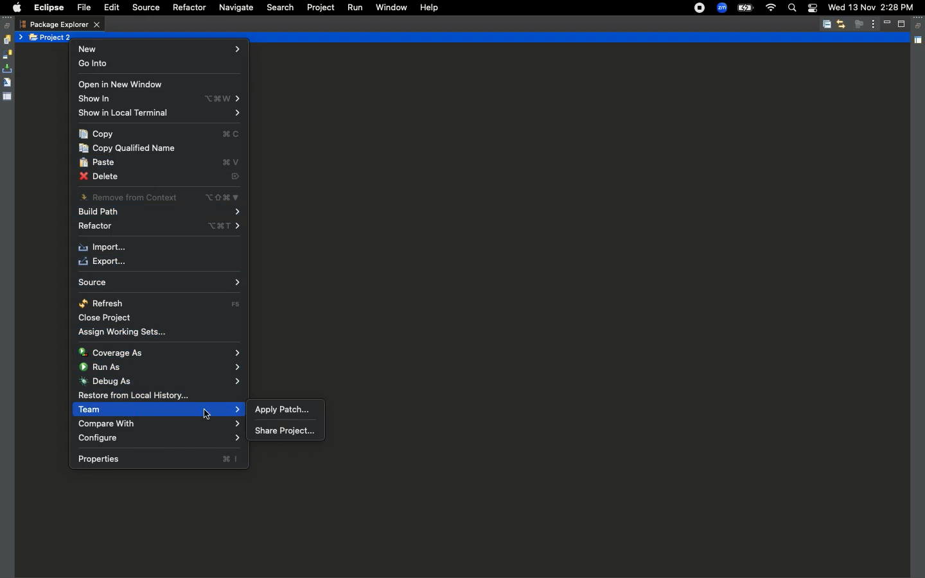  I want to click on Debug as, so click(159, 381).